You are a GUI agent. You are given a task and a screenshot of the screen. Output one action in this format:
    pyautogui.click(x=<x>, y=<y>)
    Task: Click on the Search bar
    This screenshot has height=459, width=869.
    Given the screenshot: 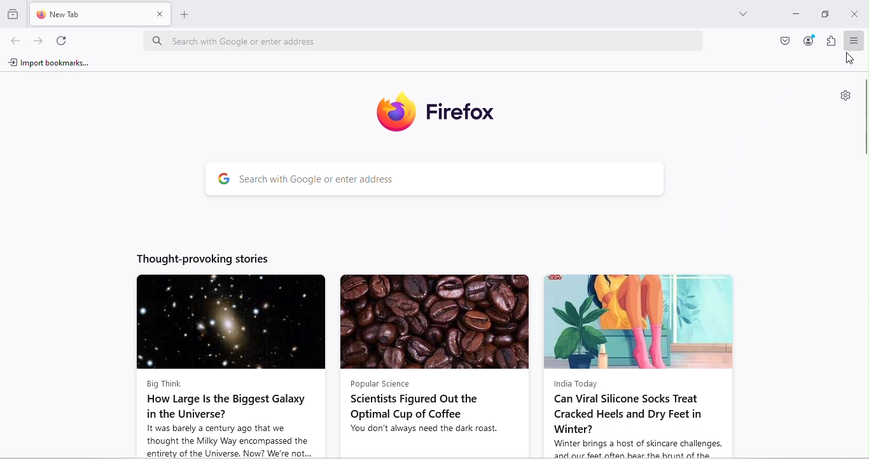 What is the action you would take?
    pyautogui.click(x=431, y=181)
    